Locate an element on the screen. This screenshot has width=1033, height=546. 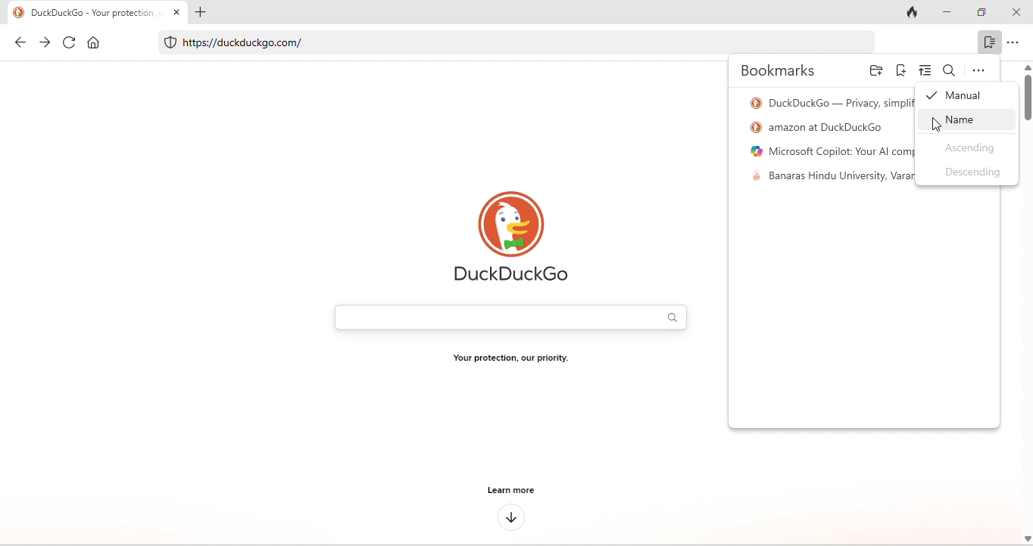
bookmark is located at coordinates (991, 43).